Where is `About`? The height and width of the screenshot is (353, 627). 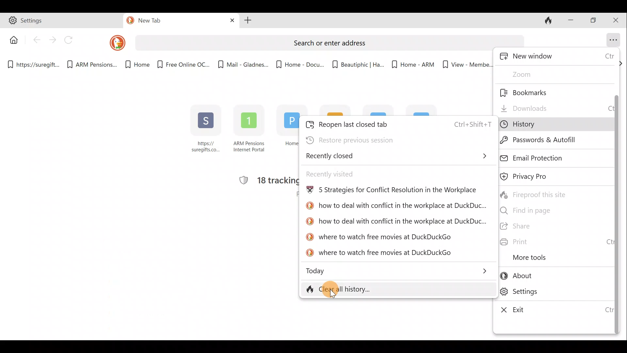
About is located at coordinates (552, 277).